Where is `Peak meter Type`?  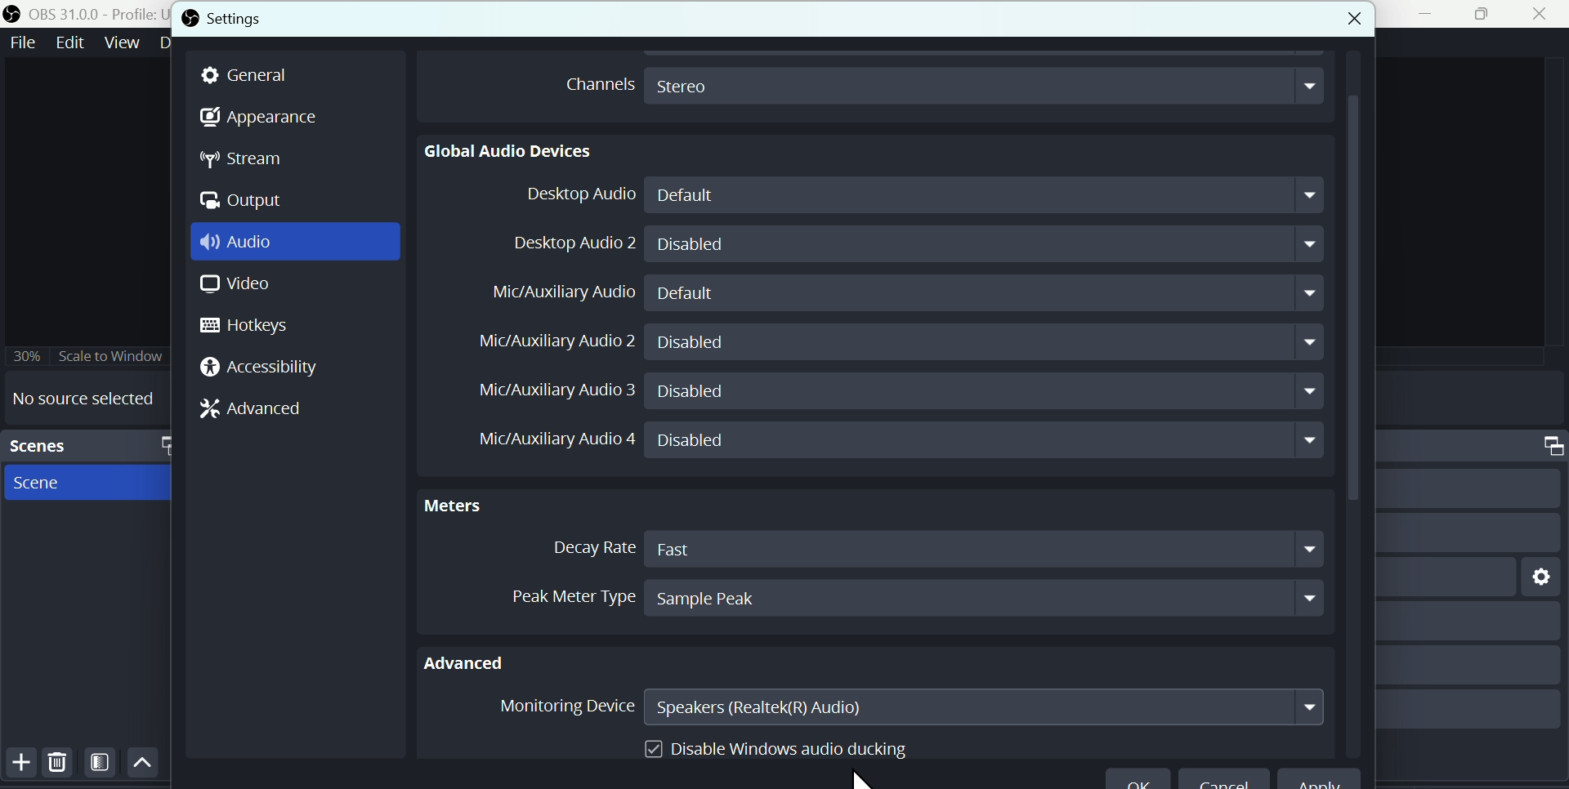
Peak meter Type is located at coordinates (555, 594).